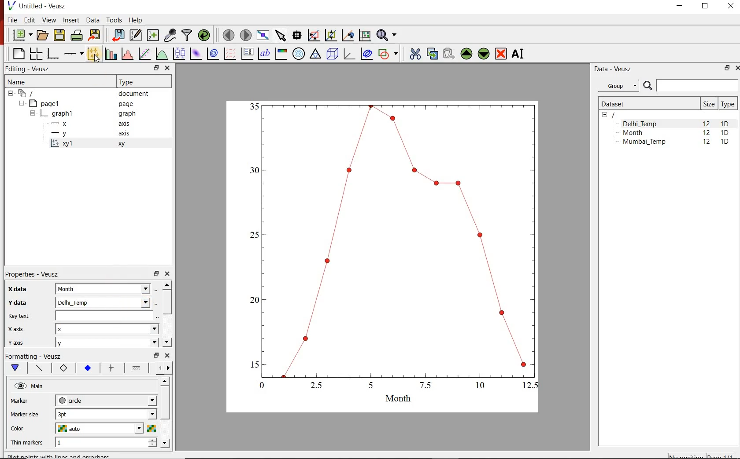  Describe the element at coordinates (11, 20) in the screenshot. I see `File` at that location.